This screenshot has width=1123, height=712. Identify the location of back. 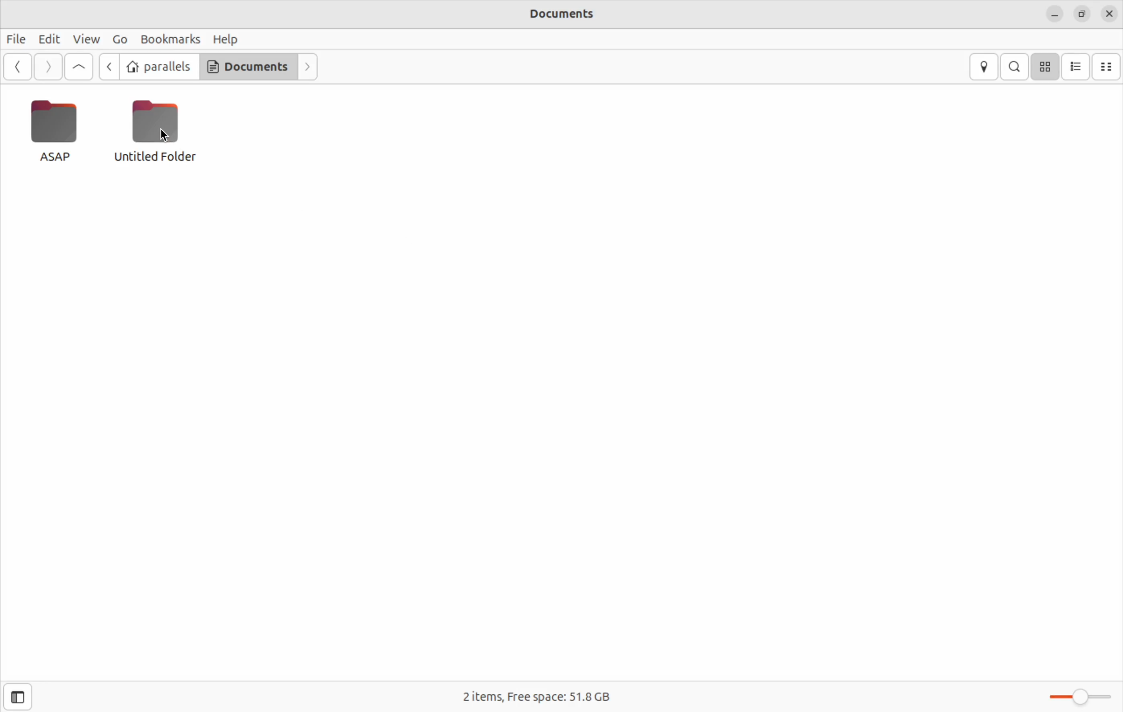
(111, 68).